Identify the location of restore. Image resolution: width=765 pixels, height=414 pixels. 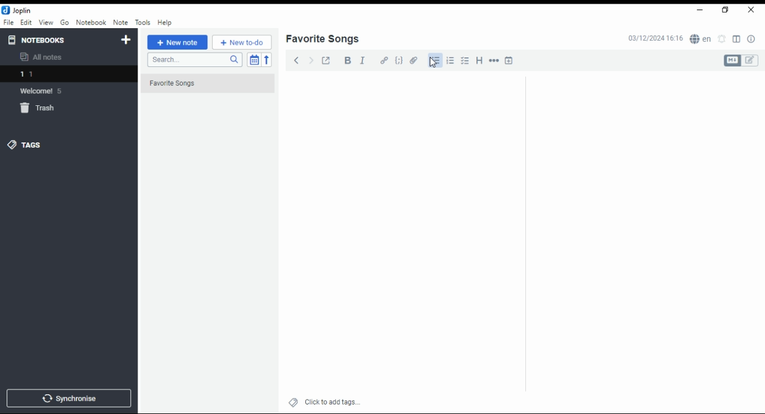
(727, 10).